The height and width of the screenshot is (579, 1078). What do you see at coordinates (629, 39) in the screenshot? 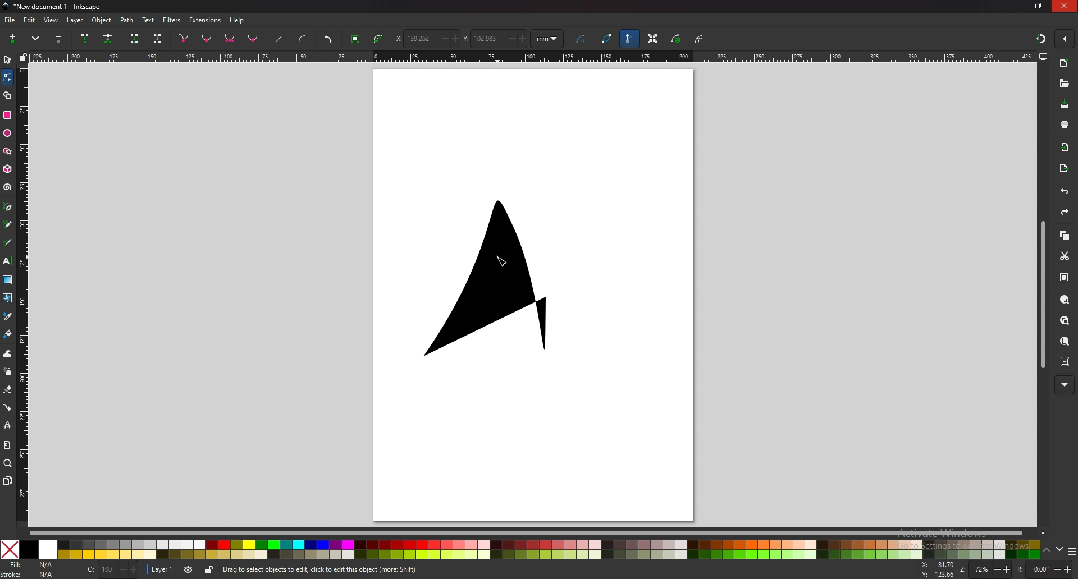
I see `show bezier handle` at bounding box center [629, 39].